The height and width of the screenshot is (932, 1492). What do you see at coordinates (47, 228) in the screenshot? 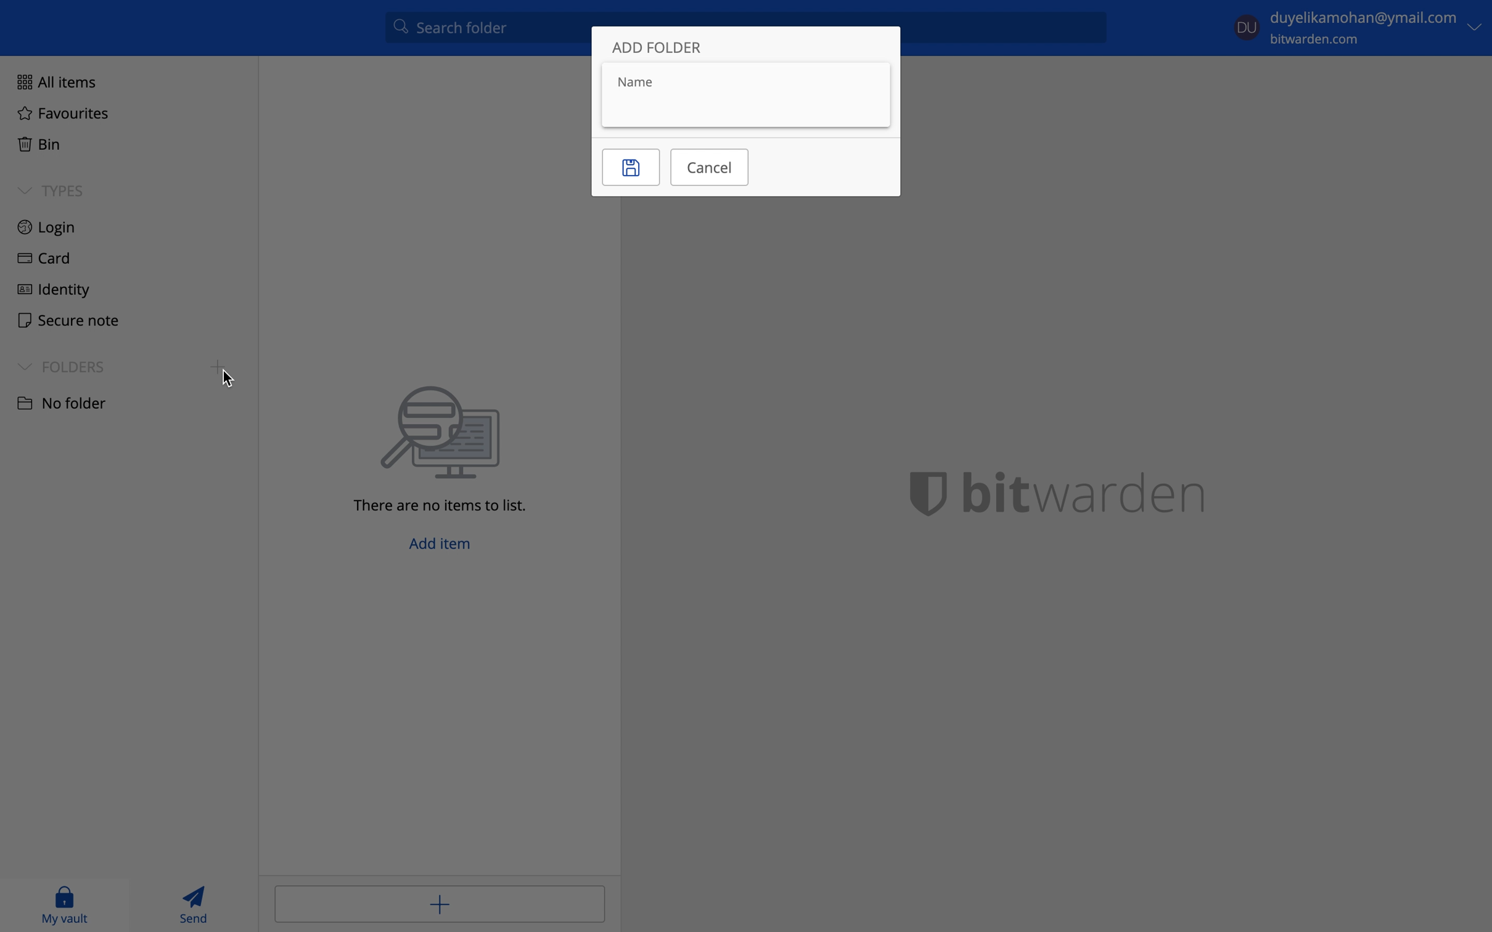
I see `login` at bounding box center [47, 228].